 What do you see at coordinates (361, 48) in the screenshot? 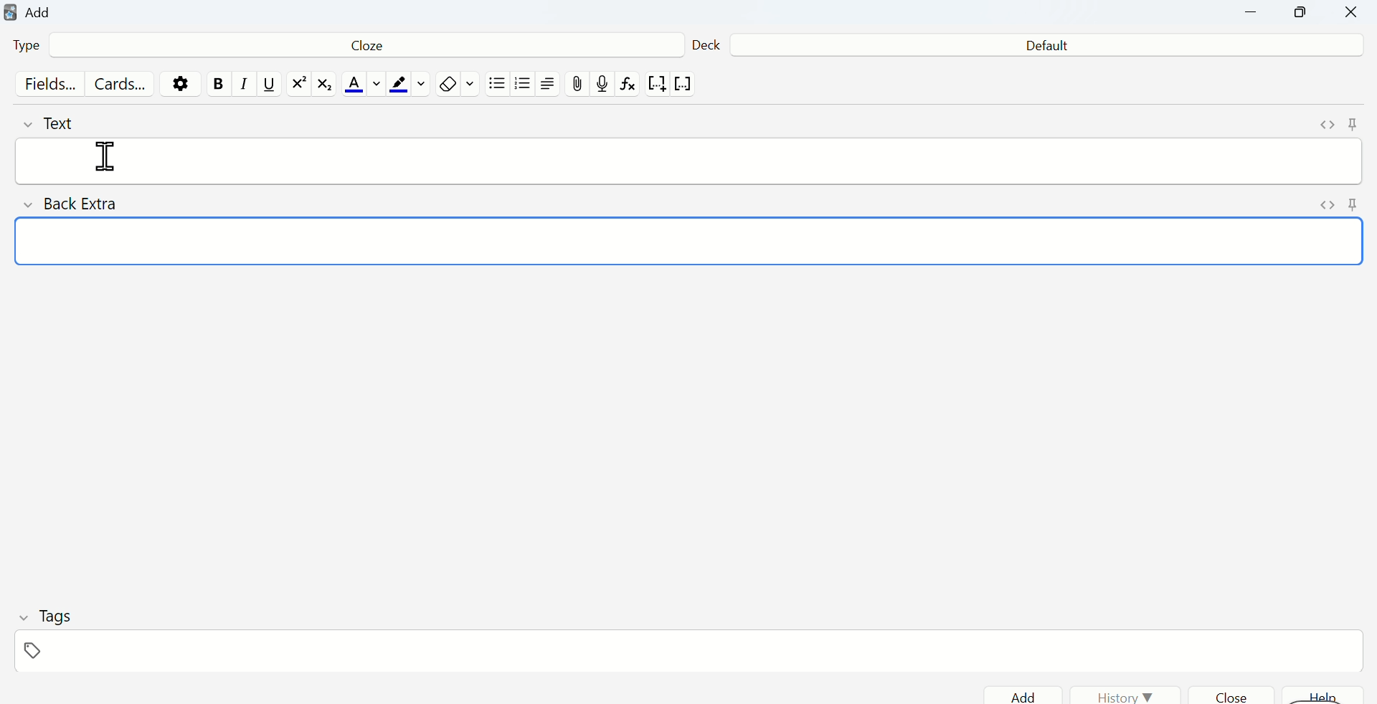
I see `Cloze` at bounding box center [361, 48].